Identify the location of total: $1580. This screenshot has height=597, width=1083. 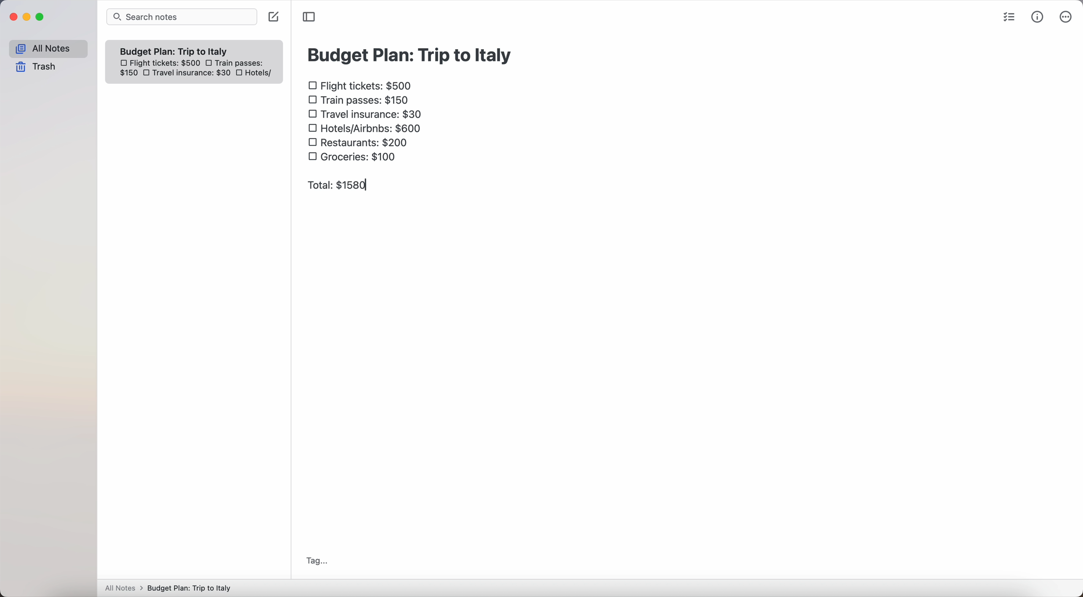
(340, 185).